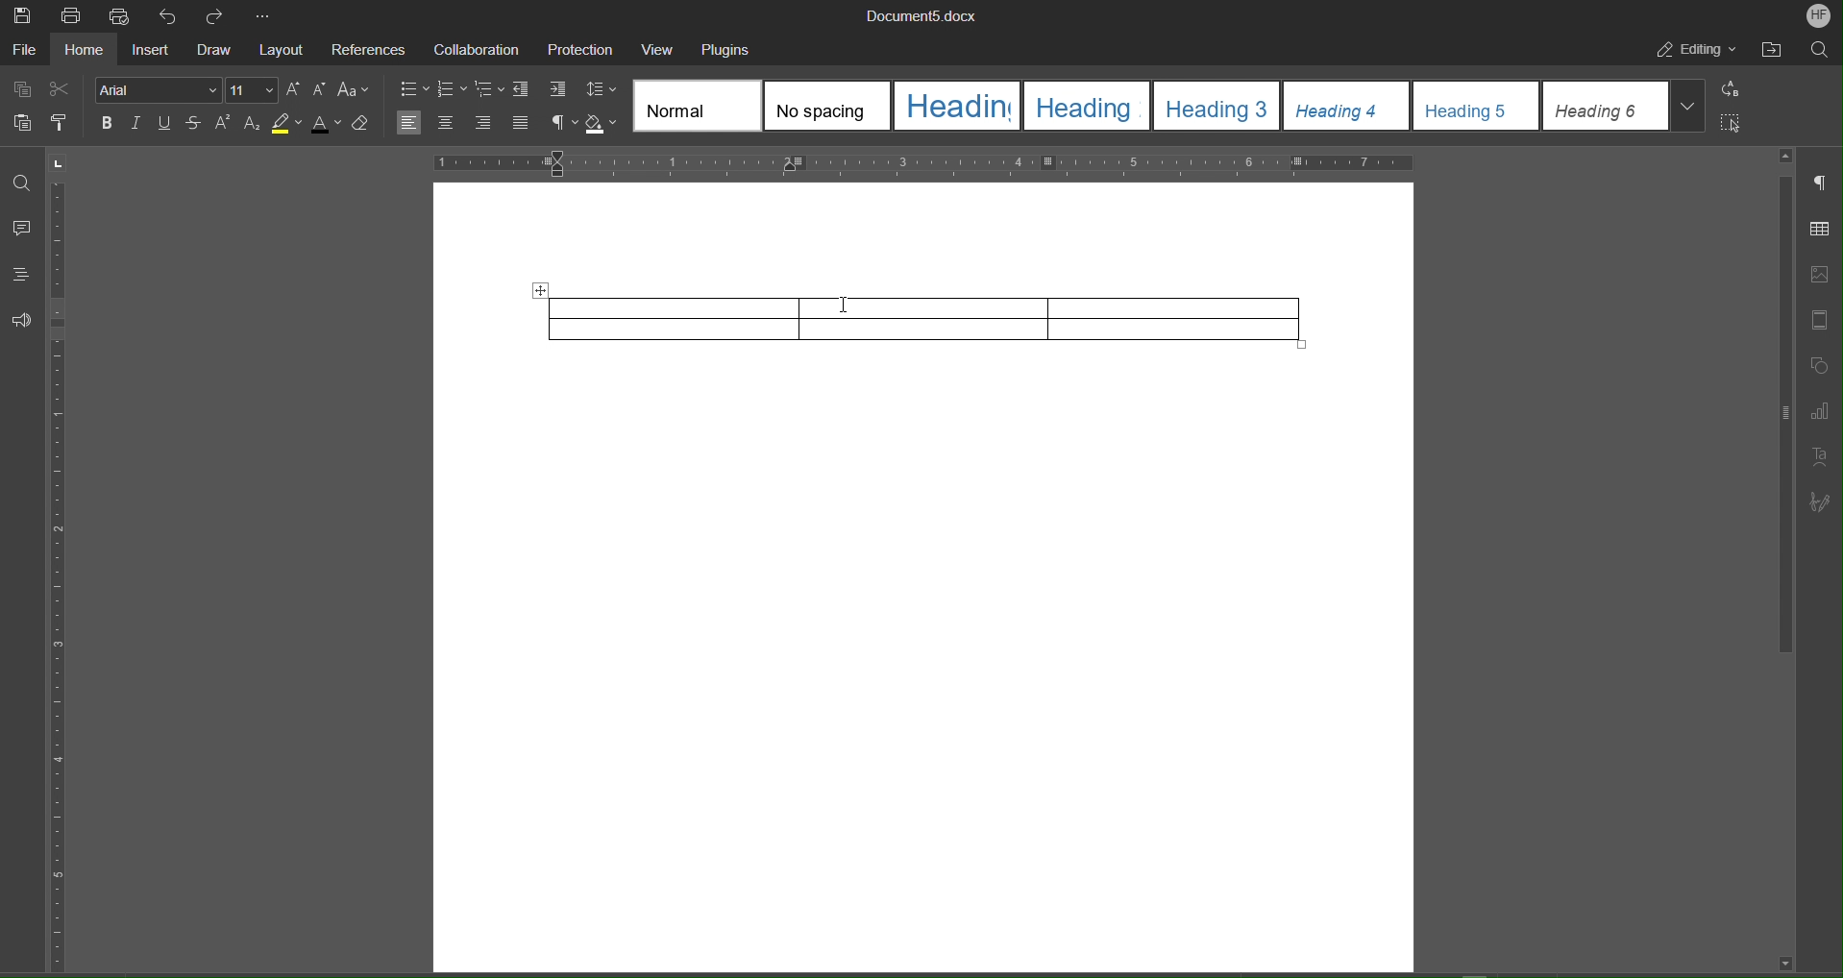  What do you see at coordinates (1688, 104) in the screenshot?
I see `More styles` at bounding box center [1688, 104].